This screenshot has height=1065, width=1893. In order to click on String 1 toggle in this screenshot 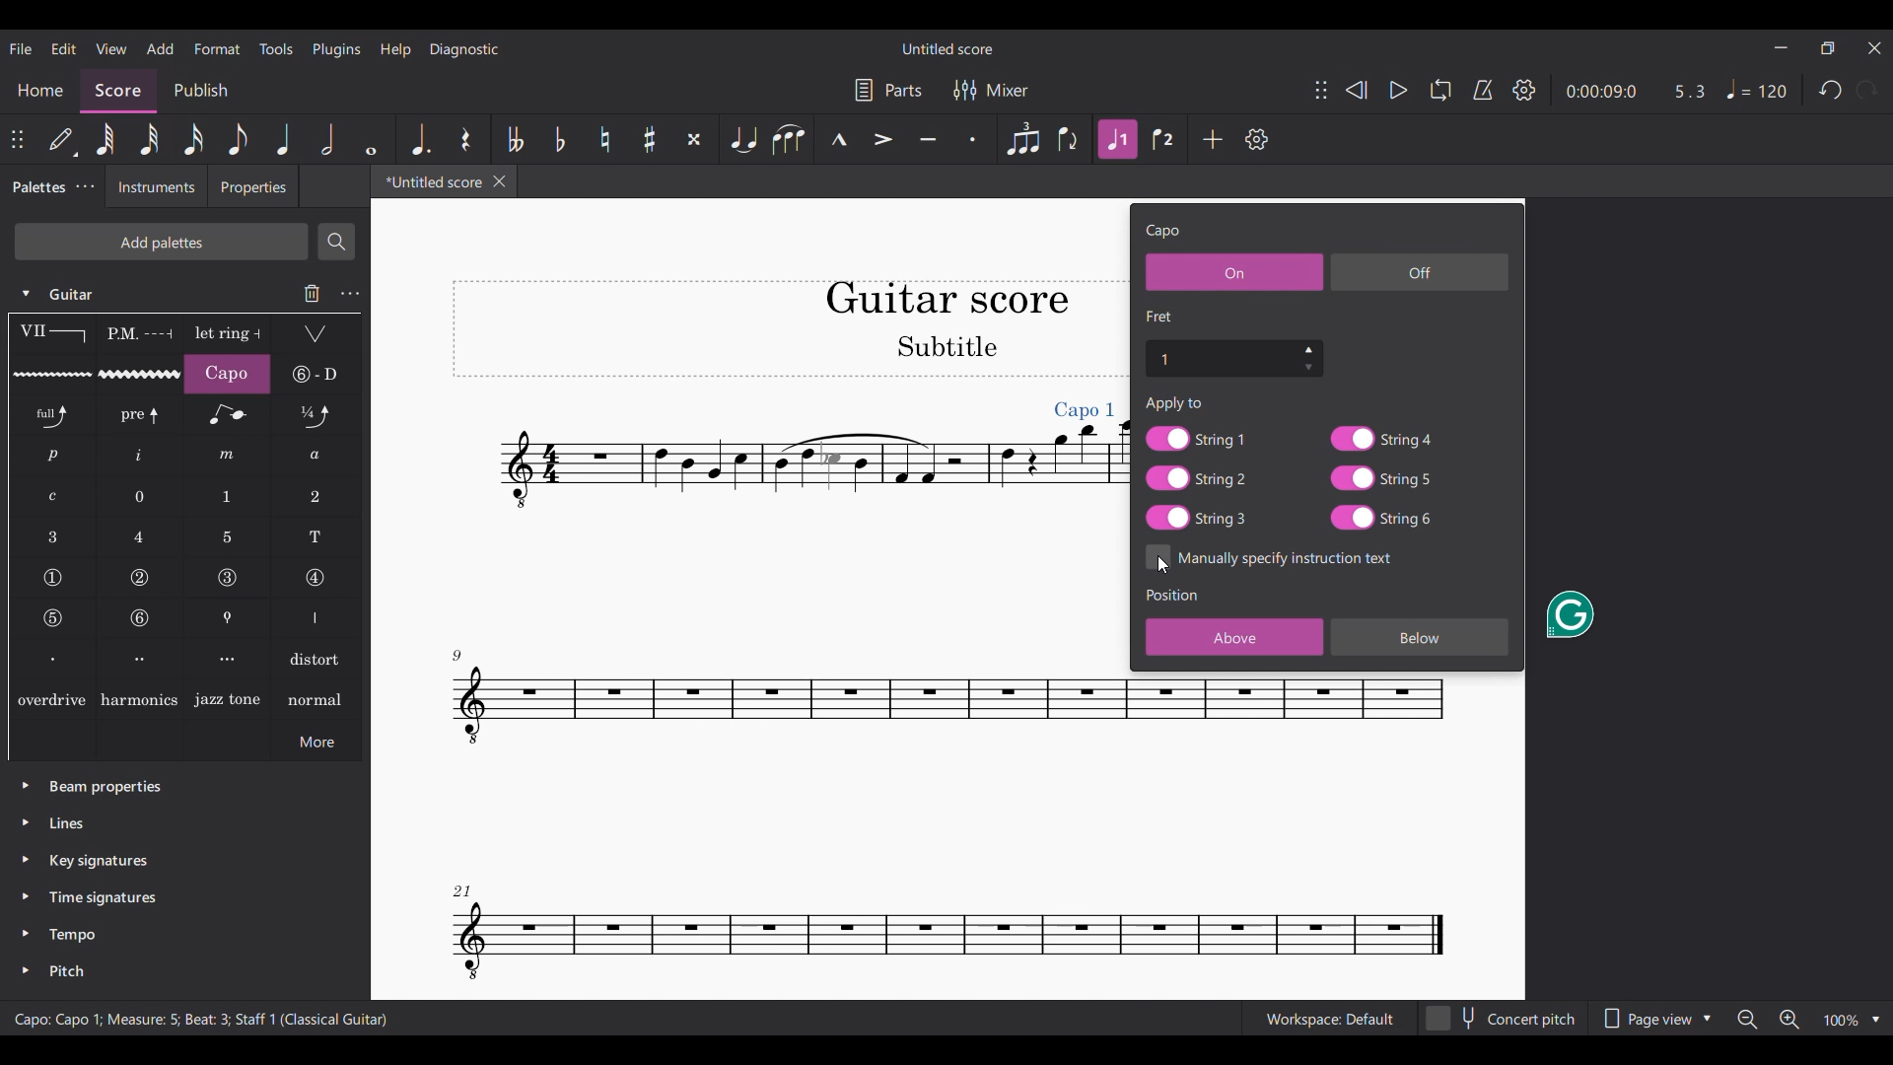, I will do `click(1196, 438)`.